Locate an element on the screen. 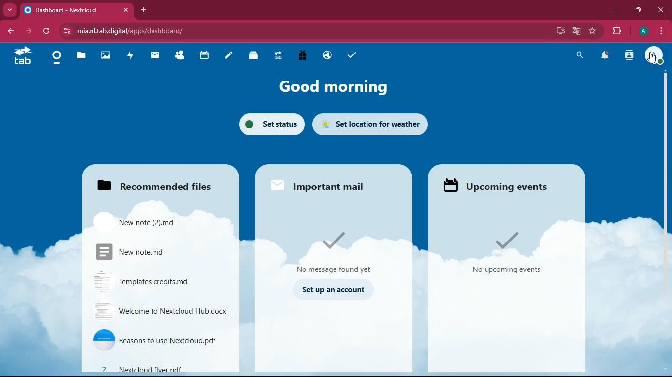  set up is located at coordinates (336, 291).